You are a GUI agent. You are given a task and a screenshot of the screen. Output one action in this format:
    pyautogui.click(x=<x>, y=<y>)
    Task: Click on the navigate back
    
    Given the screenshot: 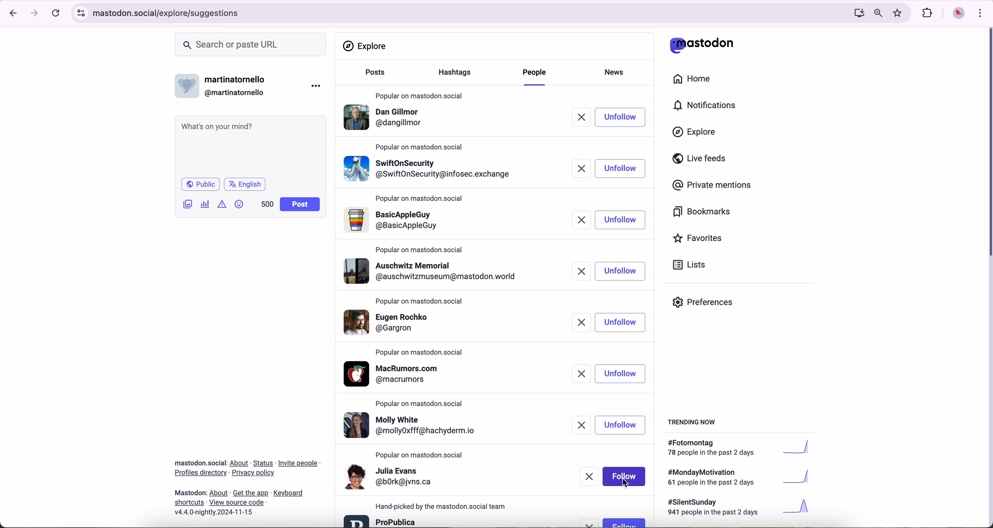 What is the action you would take?
    pyautogui.click(x=10, y=13)
    